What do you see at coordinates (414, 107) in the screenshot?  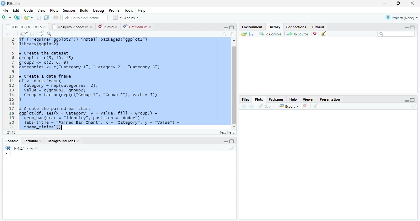 I see `sync` at bounding box center [414, 107].